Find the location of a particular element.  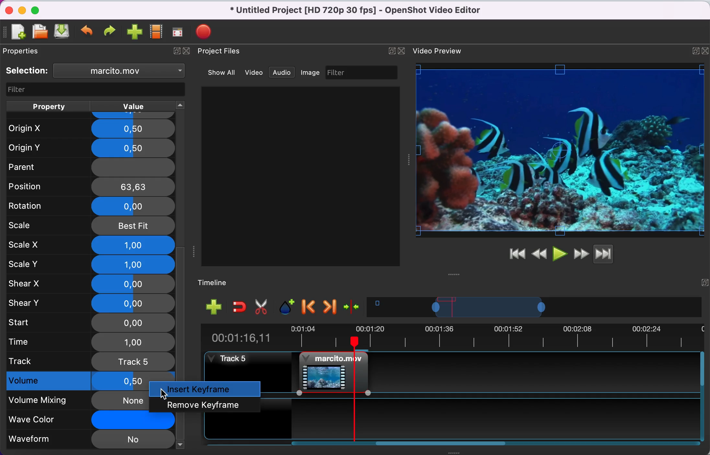

property is located at coordinates (49, 105).